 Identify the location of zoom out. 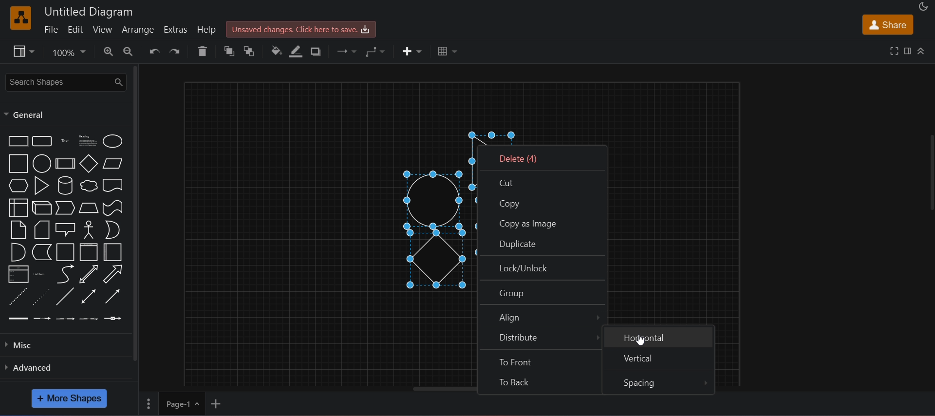
(130, 51).